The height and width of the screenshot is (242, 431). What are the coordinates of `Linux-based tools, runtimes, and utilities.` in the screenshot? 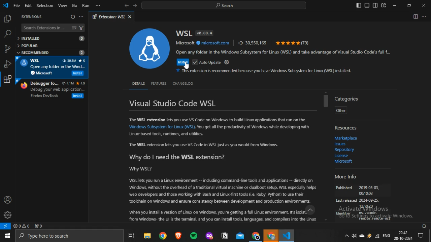 It's located at (166, 134).